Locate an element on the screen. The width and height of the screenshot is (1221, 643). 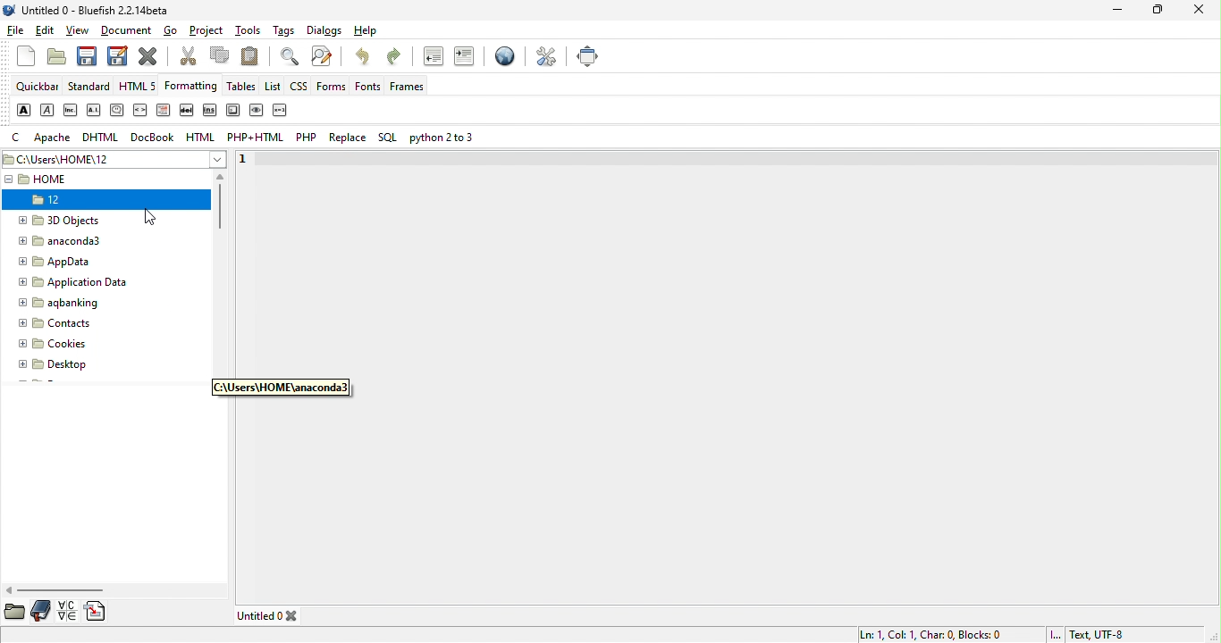
ln 1, col 1,char 0, blocks 0 is located at coordinates (931, 632).